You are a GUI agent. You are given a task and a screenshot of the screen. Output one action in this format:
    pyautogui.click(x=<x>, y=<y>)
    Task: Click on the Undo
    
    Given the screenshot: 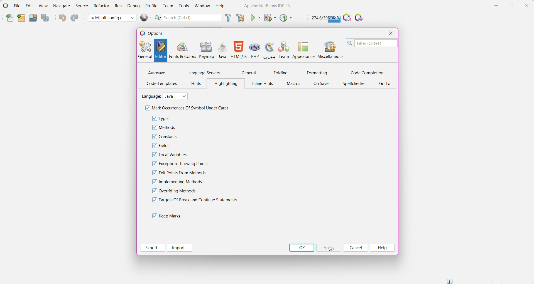 What is the action you would take?
    pyautogui.click(x=62, y=18)
    